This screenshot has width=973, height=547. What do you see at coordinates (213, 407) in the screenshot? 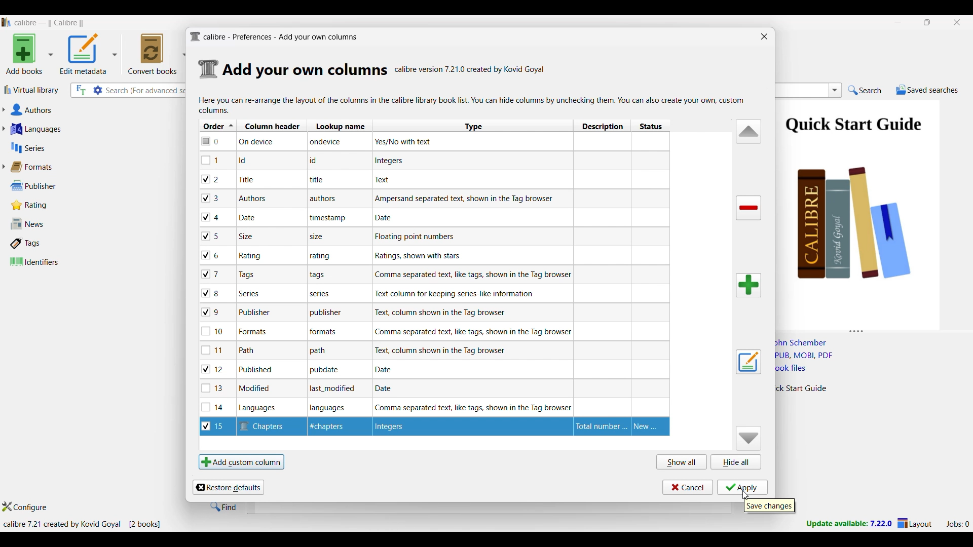
I see `checkbox - 14` at bounding box center [213, 407].